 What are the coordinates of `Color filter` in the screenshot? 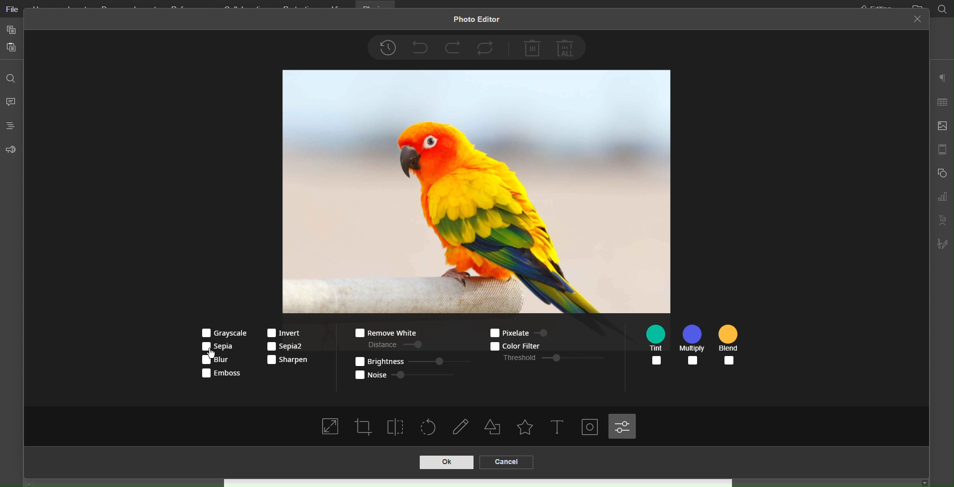 It's located at (533, 345).